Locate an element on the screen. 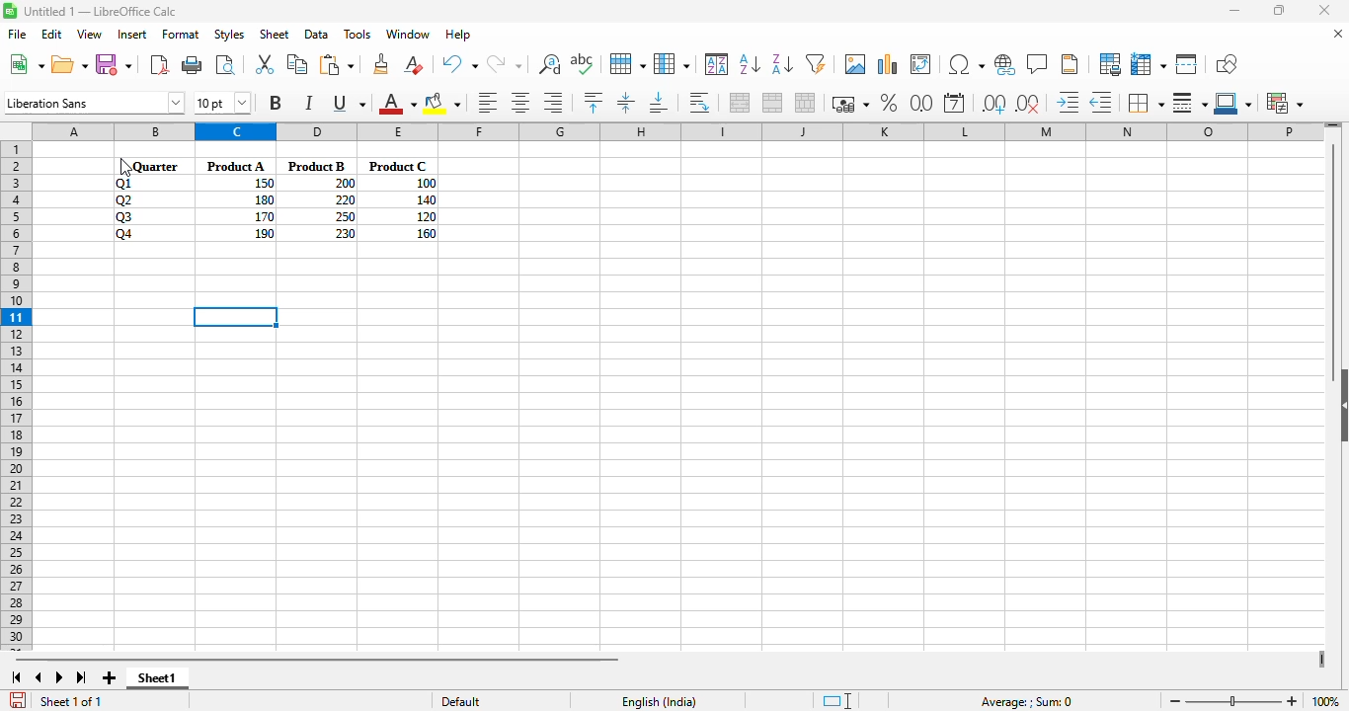 The height and width of the screenshot is (711, 1349). save is located at coordinates (114, 65).